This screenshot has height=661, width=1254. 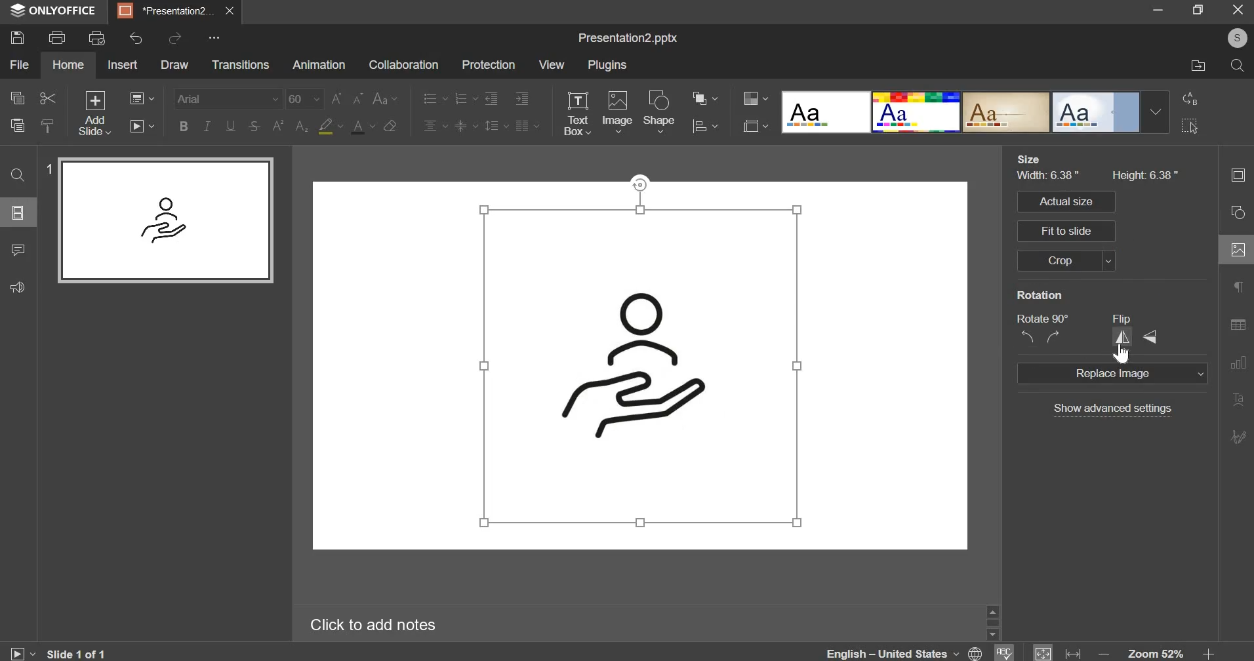 I want to click on select, so click(x=1190, y=126).